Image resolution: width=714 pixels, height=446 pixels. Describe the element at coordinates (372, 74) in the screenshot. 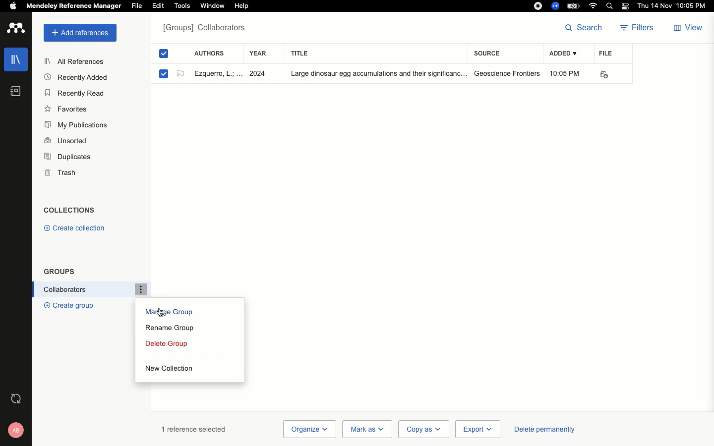

I see `large dinosour egg accy=umulations and thier significances` at that location.